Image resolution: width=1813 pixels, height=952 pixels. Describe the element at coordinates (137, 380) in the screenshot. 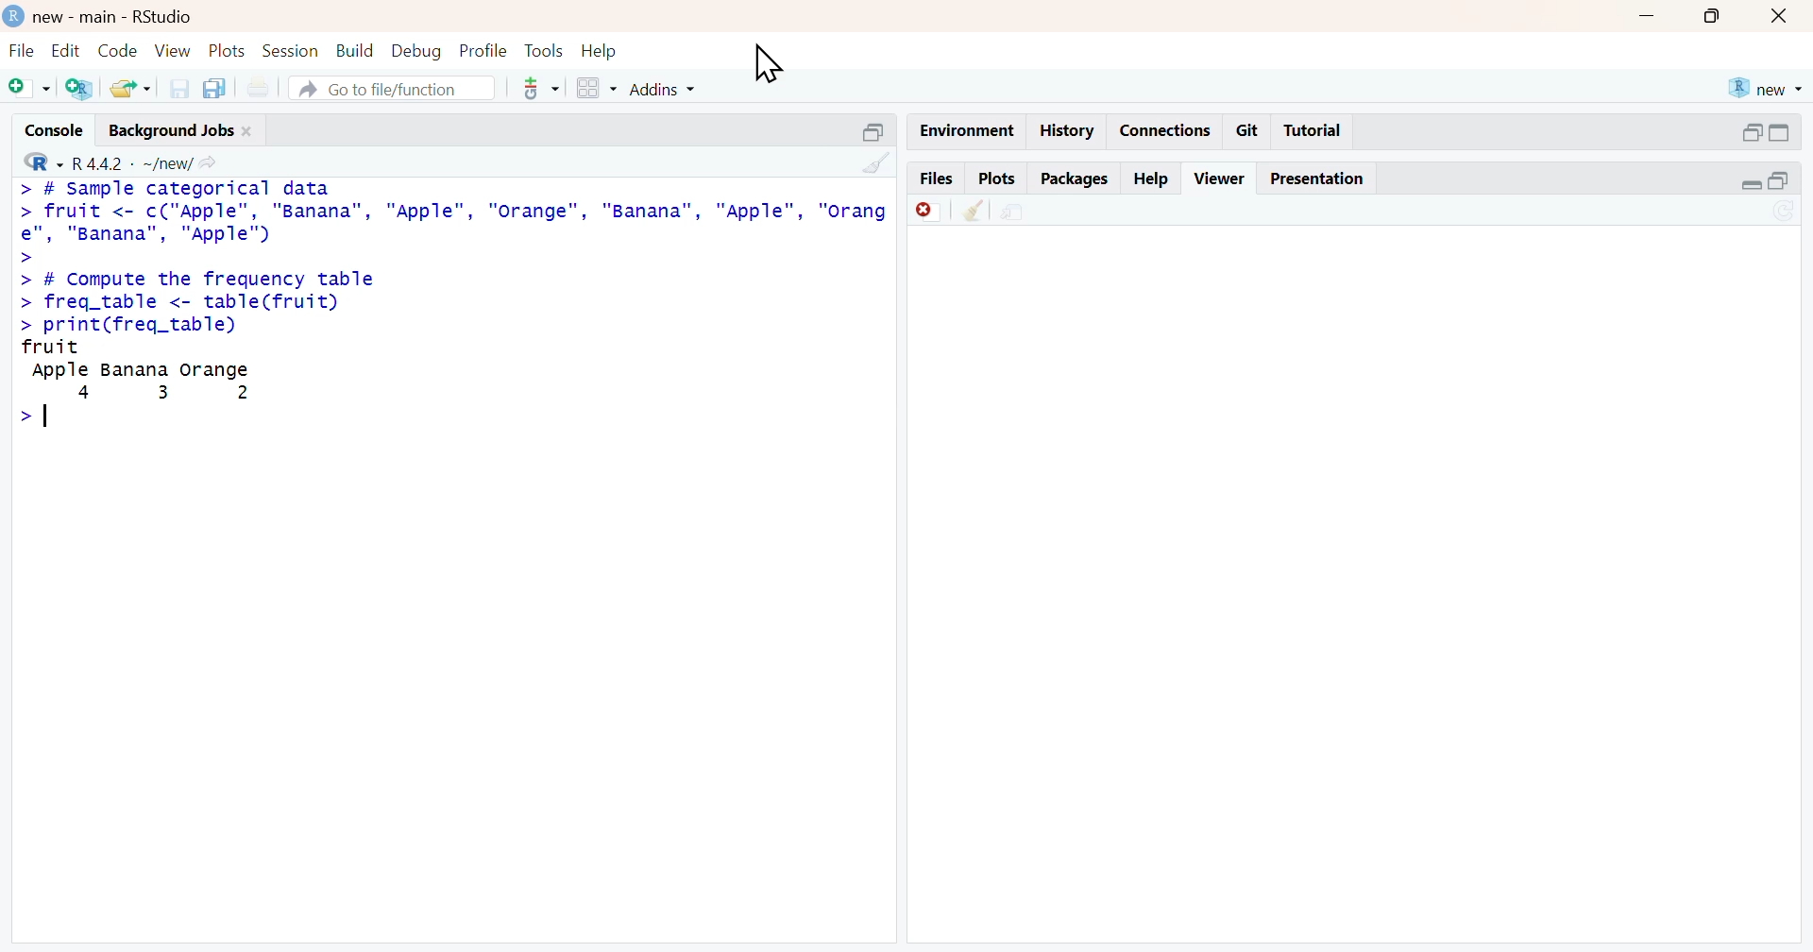

I see `fruit Apple Banana orange4 3 2>` at that location.